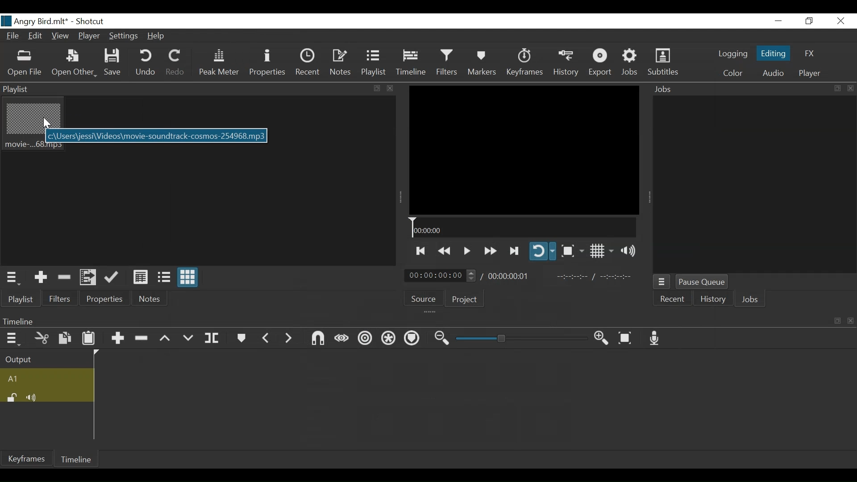  Describe the element at coordinates (342, 338) in the screenshot. I see `Scrub while dragging` at that location.